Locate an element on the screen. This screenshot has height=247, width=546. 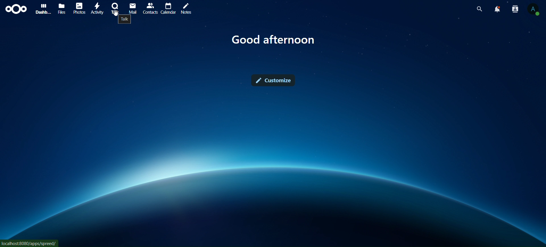
photos is located at coordinates (80, 9).